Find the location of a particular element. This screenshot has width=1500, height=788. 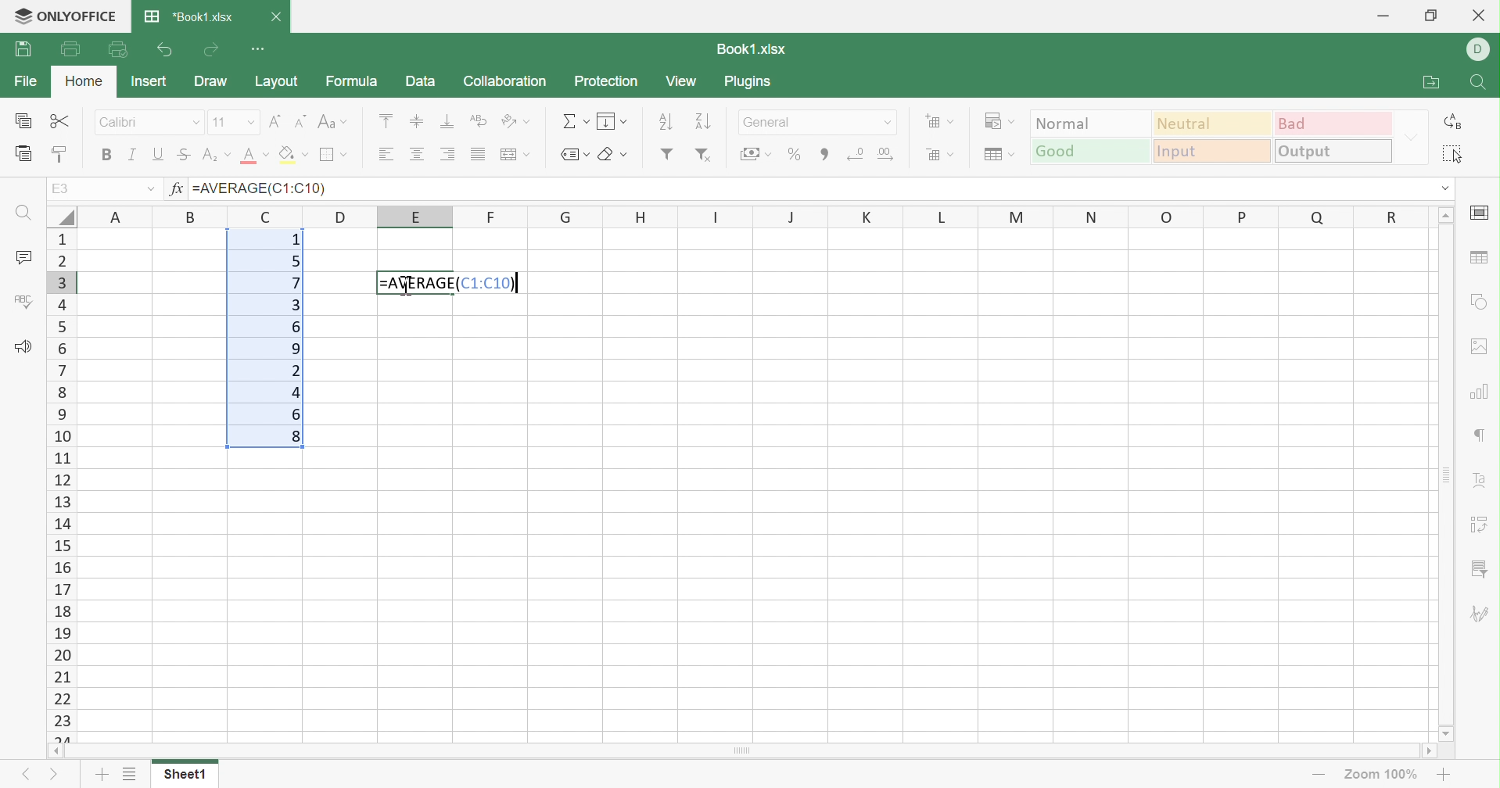

6 is located at coordinates (294, 414).